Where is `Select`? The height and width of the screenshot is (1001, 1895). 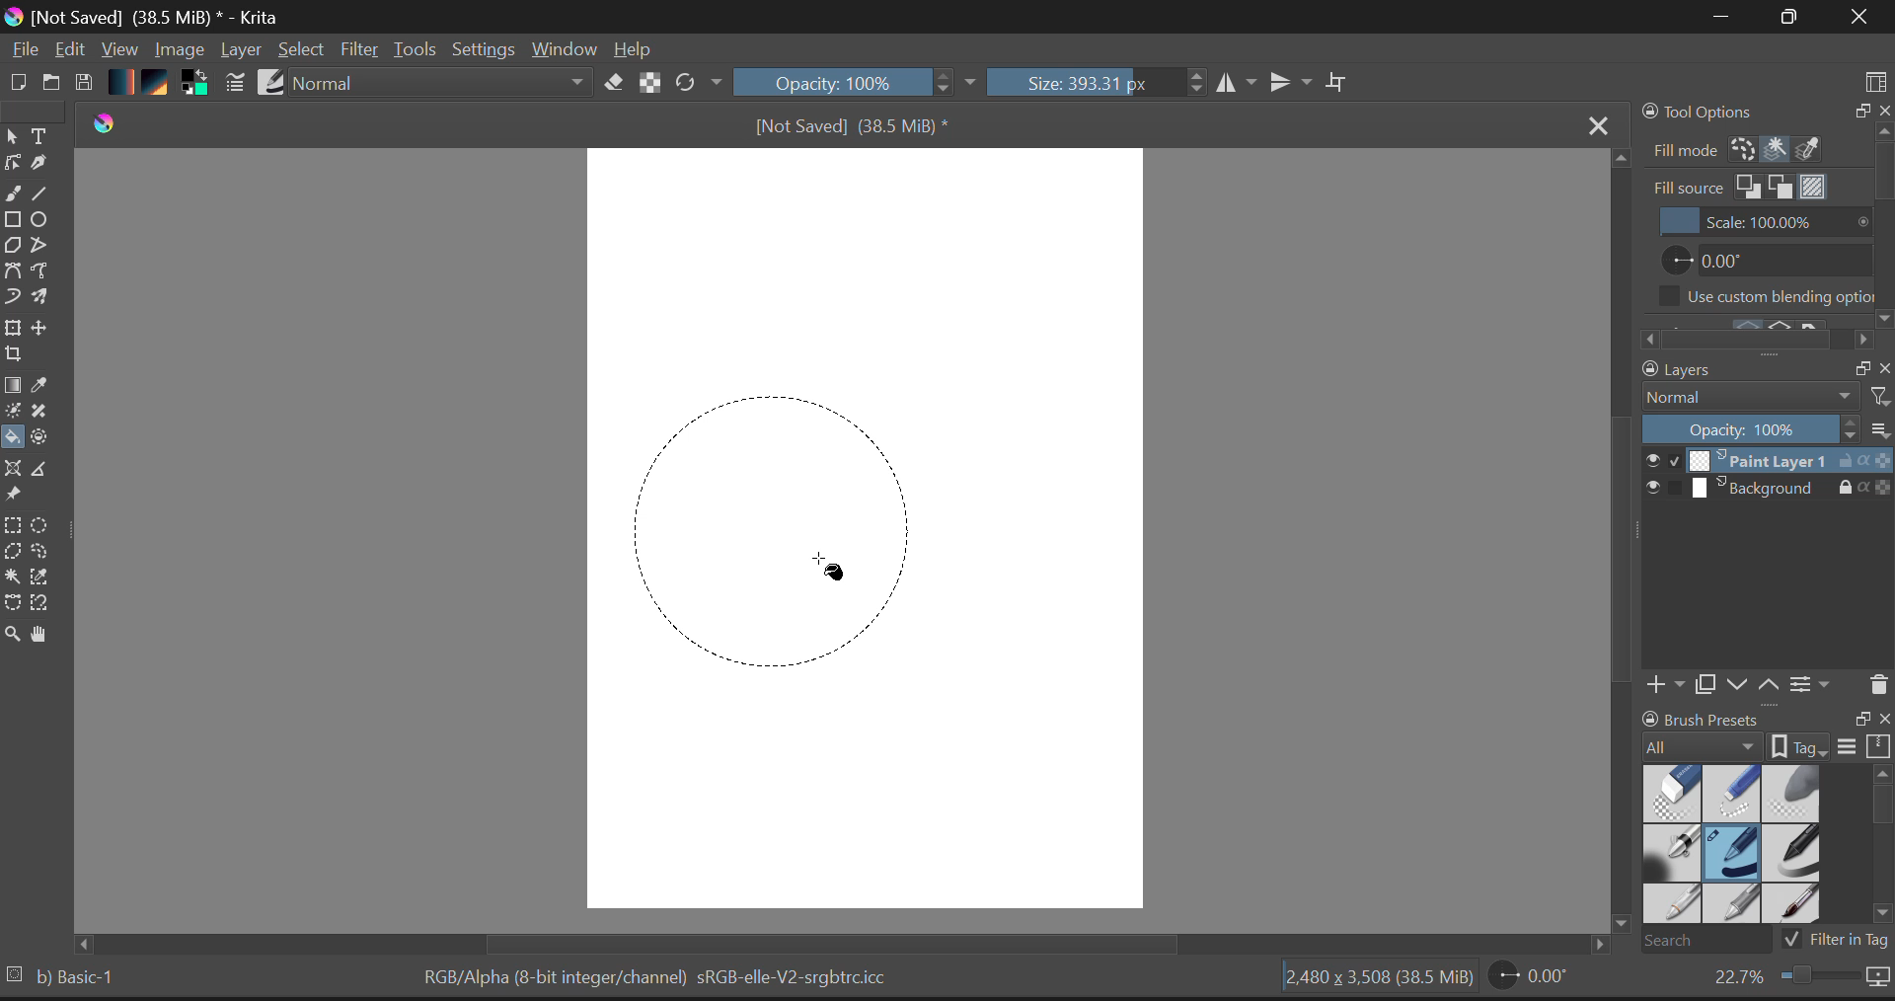
Select is located at coordinates (12, 137).